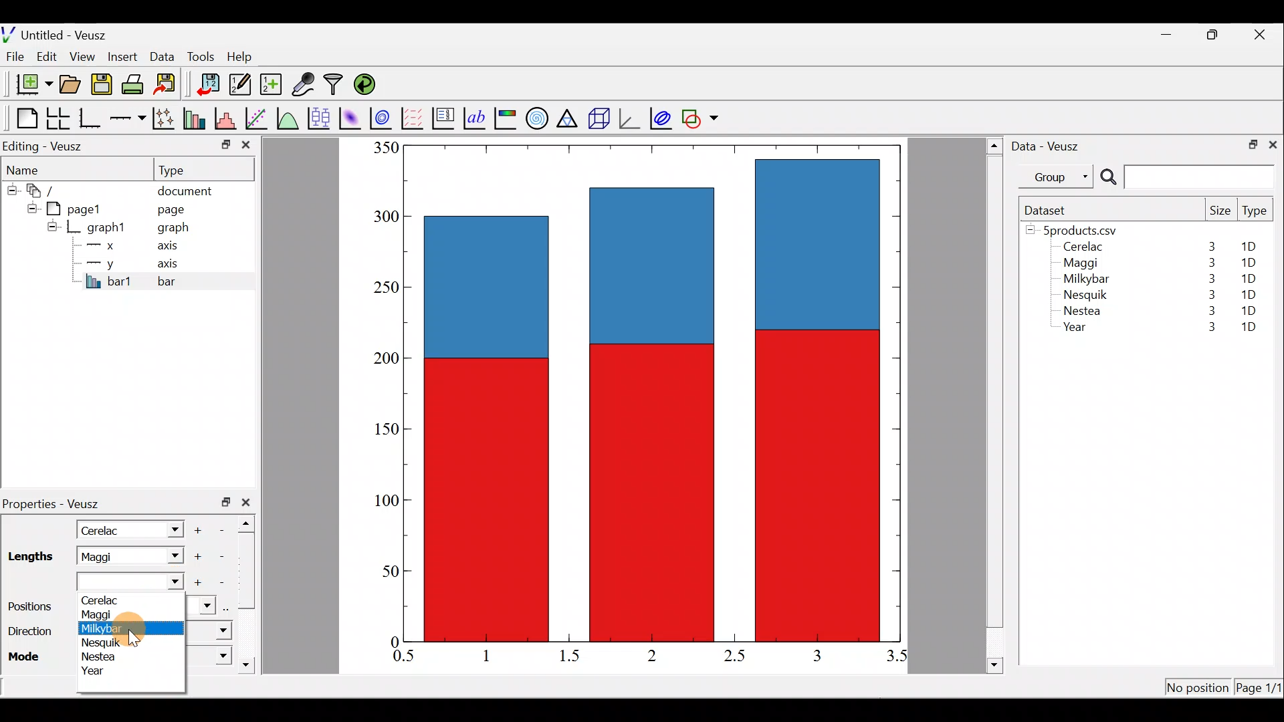 The image size is (1284, 722). Describe the element at coordinates (184, 169) in the screenshot. I see `Type` at that location.